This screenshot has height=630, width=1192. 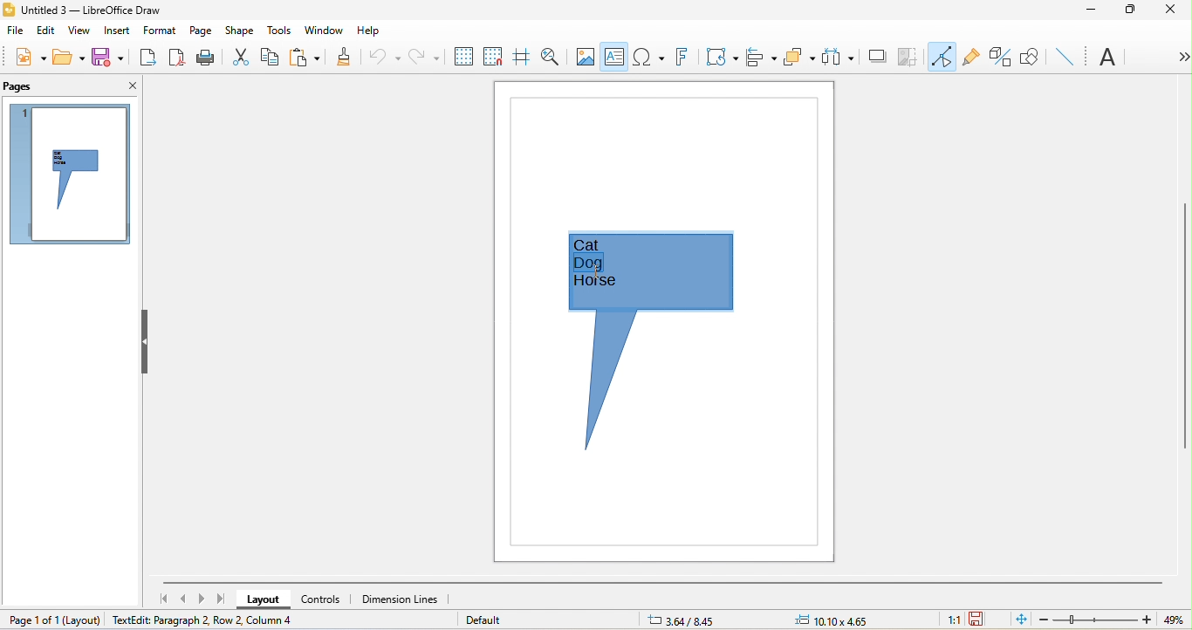 I want to click on minimize, so click(x=1091, y=10).